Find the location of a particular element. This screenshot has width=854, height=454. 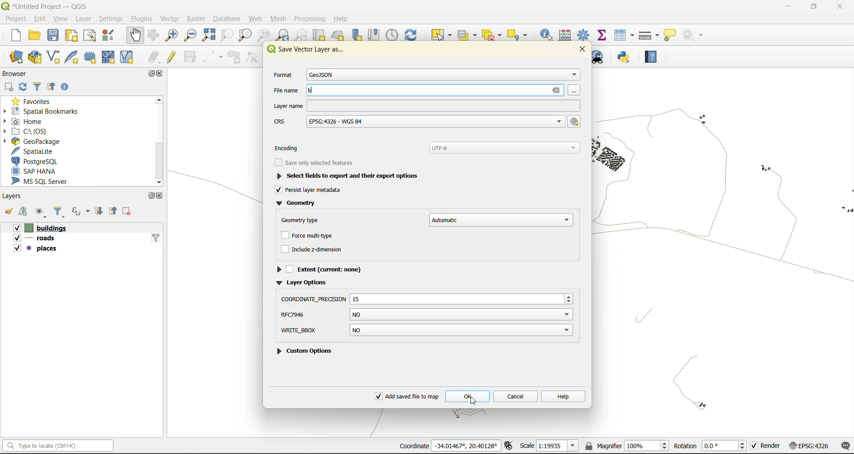

select value is located at coordinates (468, 35).